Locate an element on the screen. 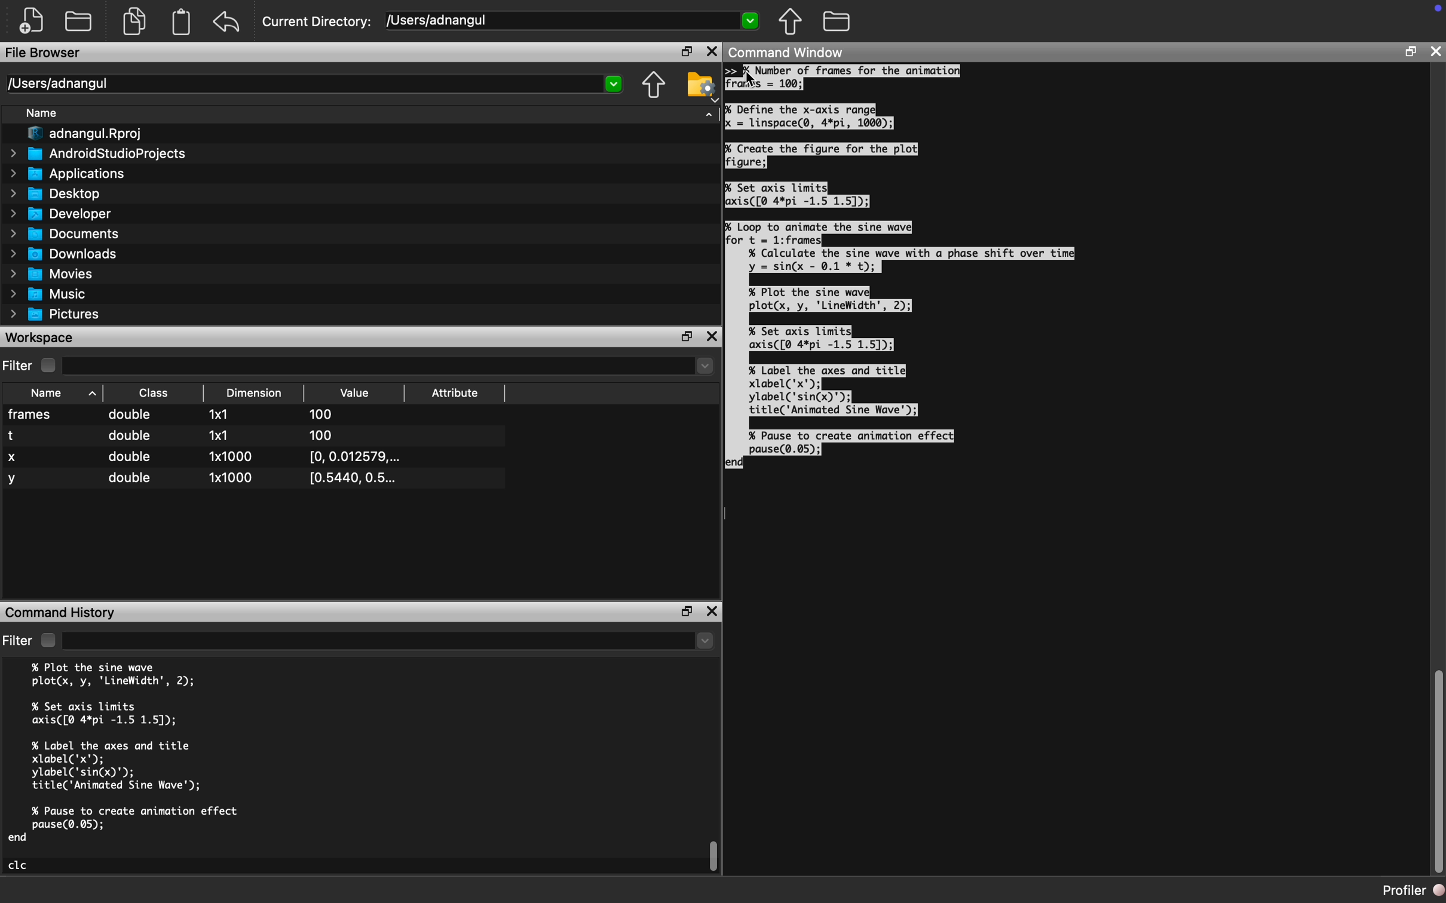 Image resolution: width=1446 pixels, height=903 pixels. AndroidStudioProjects is located at coordinates (98, 154).